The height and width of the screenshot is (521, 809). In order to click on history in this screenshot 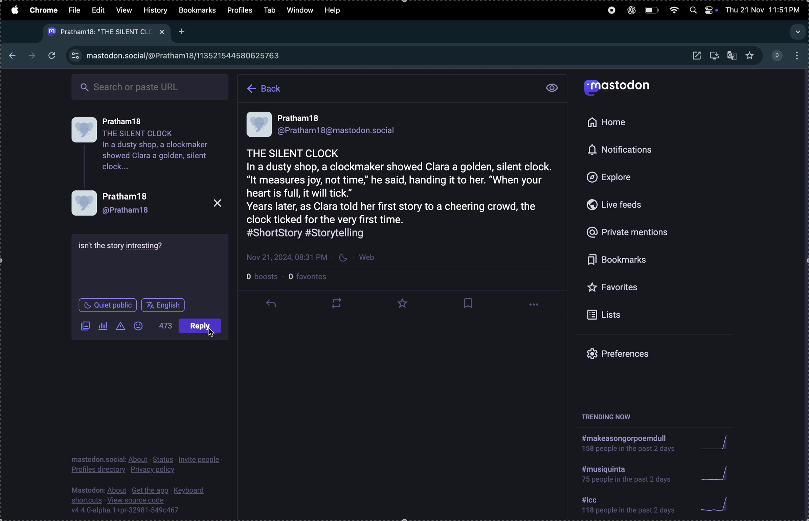, I will do `click(155, 10)`.